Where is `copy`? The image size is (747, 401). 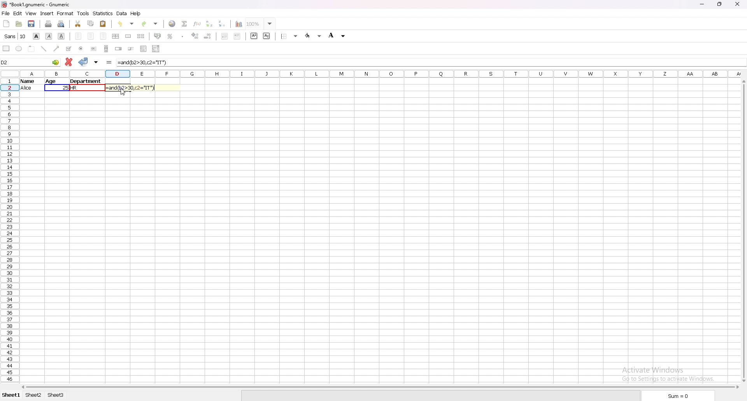
copy is located at coordinates (91, 23).